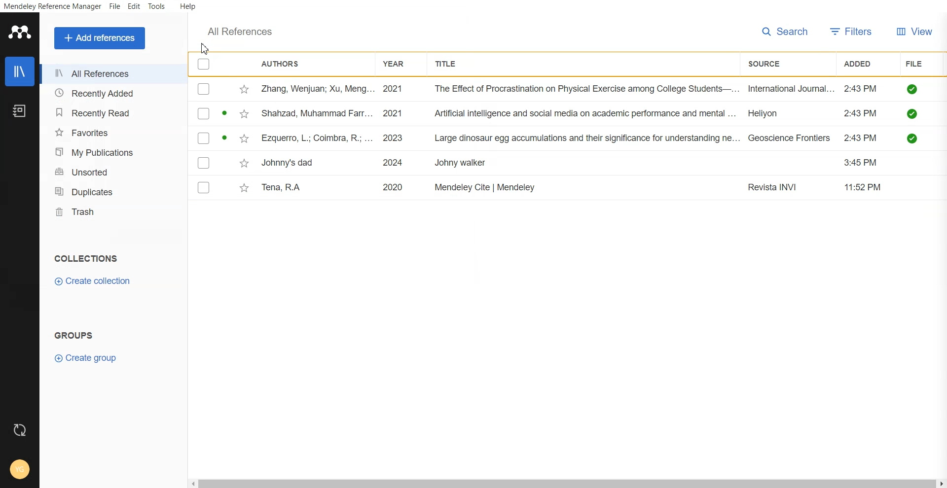  What do you see at coordinates (19, 111) in the screenshot?
I see `Notebook` at bounding box center [19, 111].